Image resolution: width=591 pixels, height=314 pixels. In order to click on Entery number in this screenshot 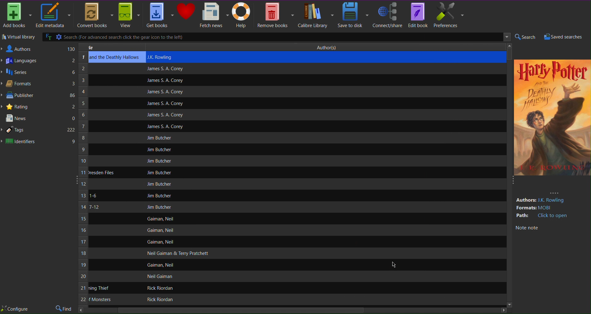, I will do `click(83, 179)`.